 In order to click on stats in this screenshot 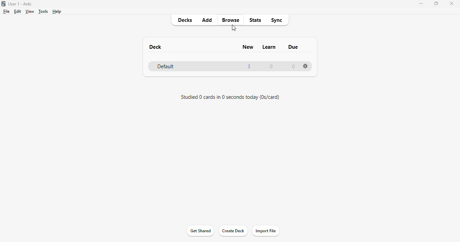, I will do `click(255, 21)`.